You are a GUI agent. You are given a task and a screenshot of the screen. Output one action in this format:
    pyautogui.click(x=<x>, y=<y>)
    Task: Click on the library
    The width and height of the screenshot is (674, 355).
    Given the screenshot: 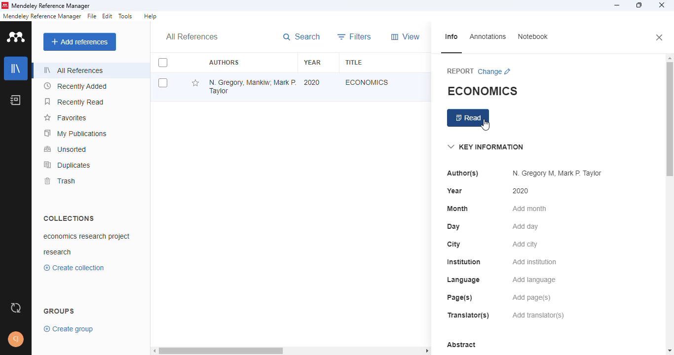 What is the action you would take?
    pyautogui.click(x=16, y=68)
    